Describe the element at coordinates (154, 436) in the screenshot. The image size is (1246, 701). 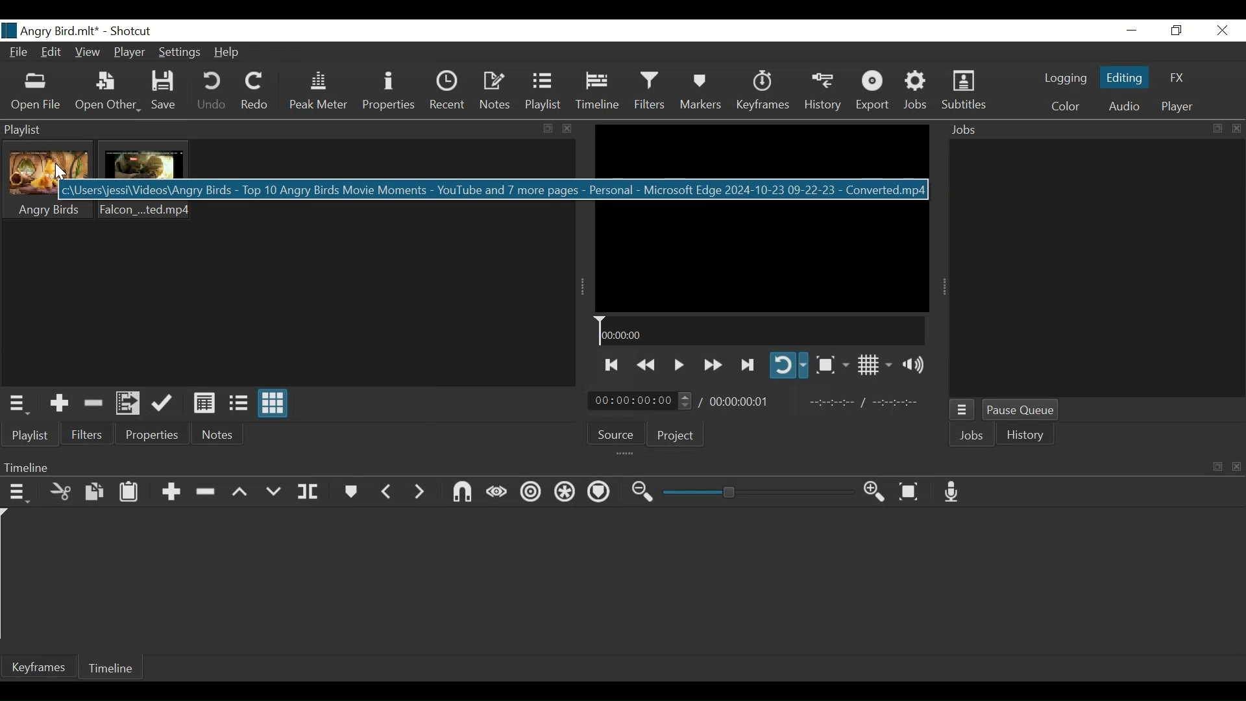
I see `Properties` at that location.